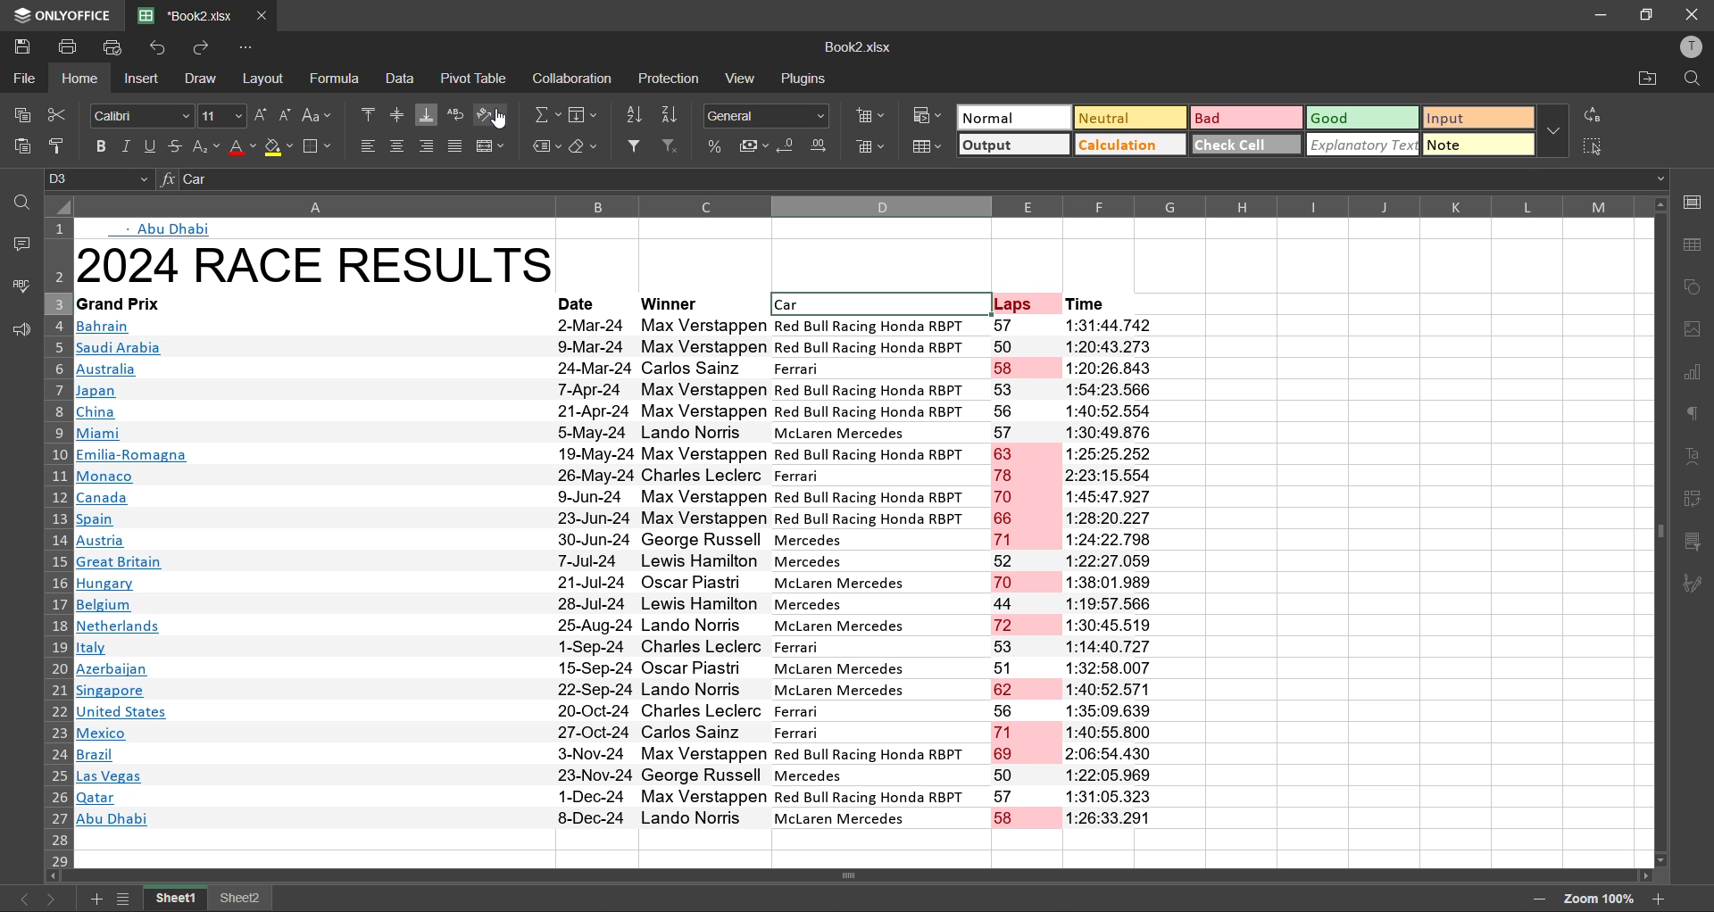 The image size is (1714, 912). Describe the element at coordinates (931, 117) in the screenshot. I see `conditional formatting` at that location.